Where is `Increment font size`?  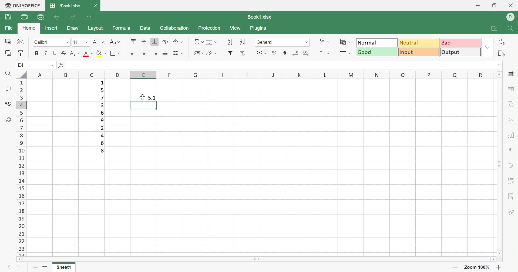
Increment font size is located at coordinates (95, 42).